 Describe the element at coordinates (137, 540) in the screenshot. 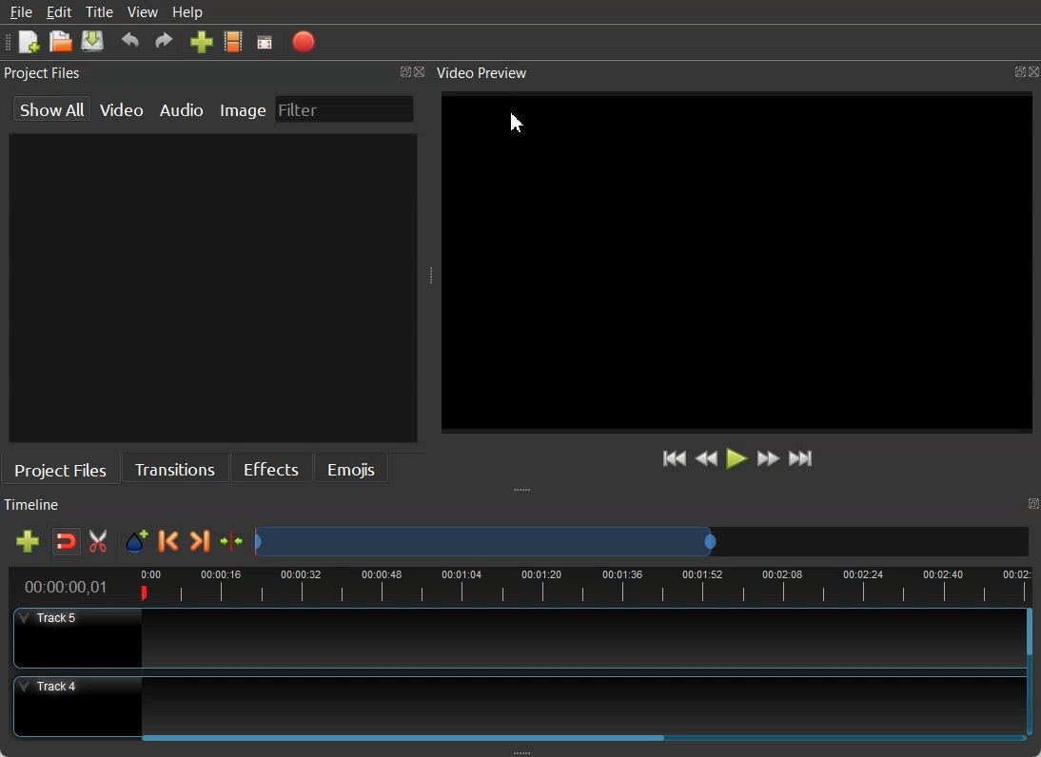

I see `Add Marker` at that location.